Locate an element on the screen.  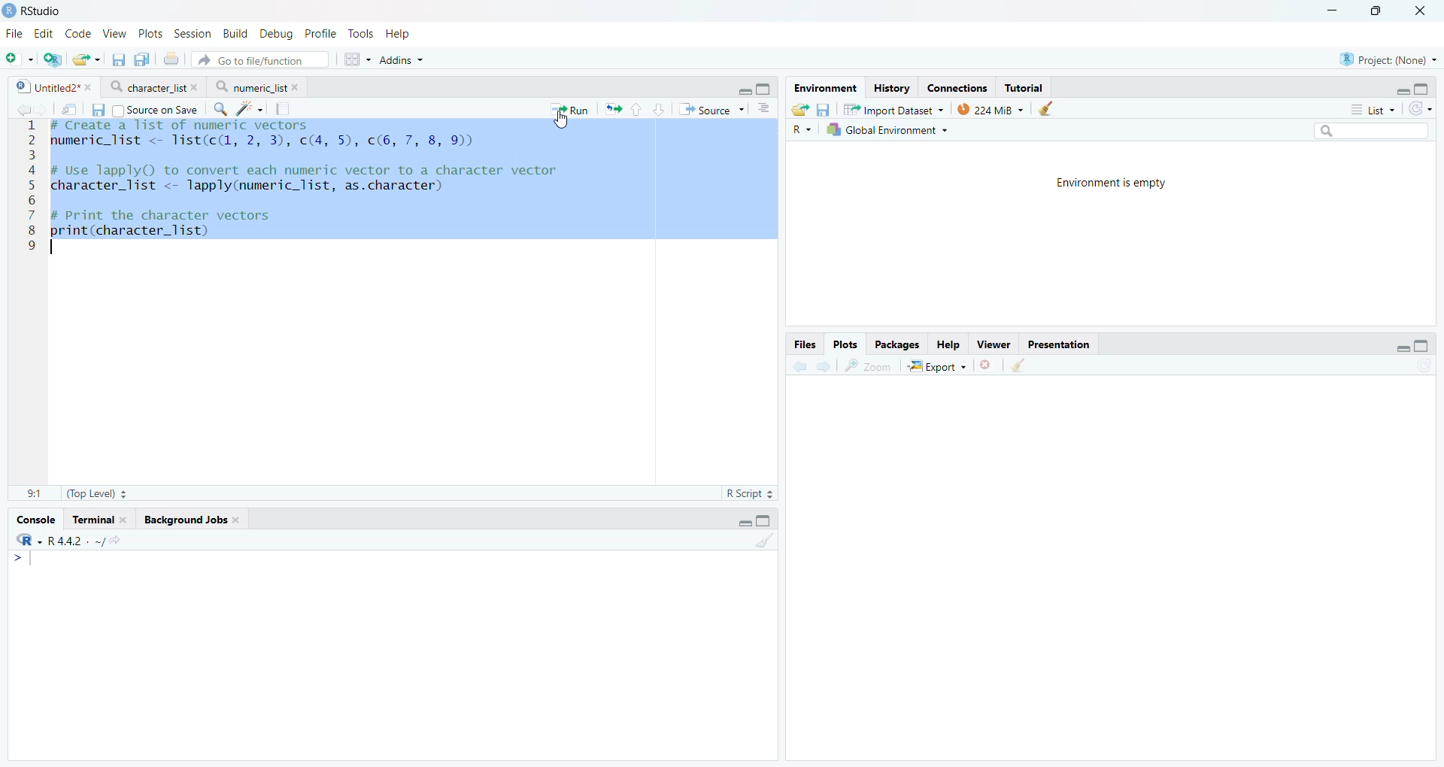
List is located at coordinates (1375, 108).